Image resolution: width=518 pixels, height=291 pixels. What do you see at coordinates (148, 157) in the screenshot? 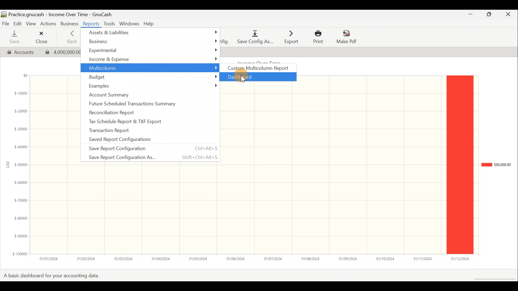
I see `Save report configuration as` at bounding box center [148, 157].